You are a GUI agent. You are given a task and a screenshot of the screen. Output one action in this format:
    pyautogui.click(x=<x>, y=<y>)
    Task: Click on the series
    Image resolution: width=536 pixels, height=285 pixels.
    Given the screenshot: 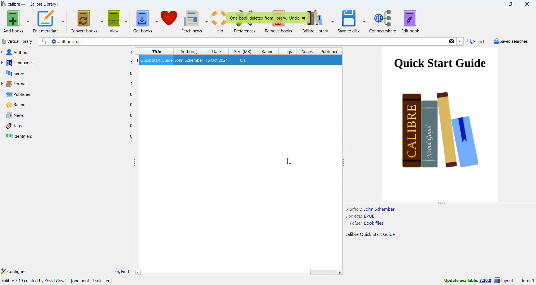 What is the action you would take?
    pyautogui.click(x=15, y=74)
    